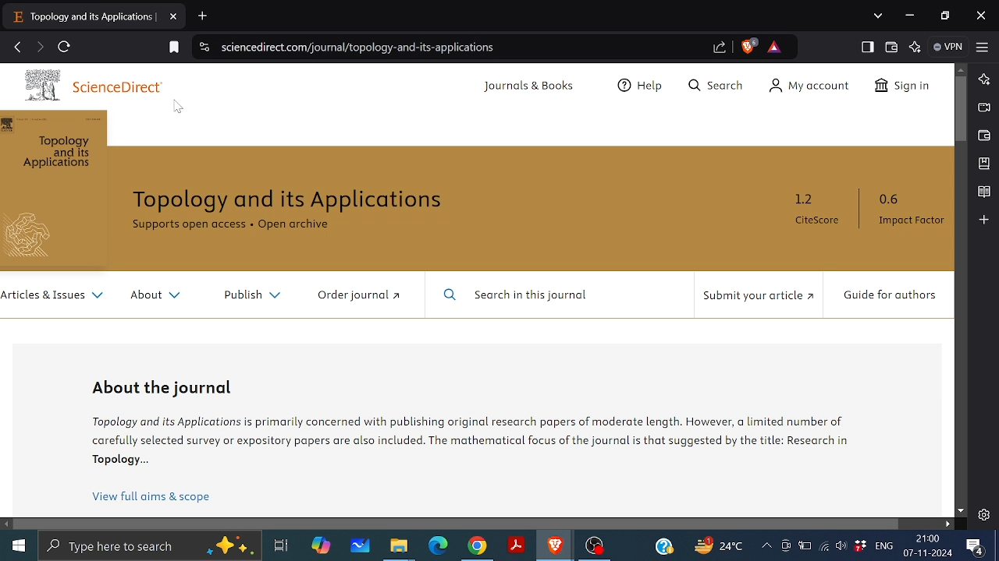 The image size is (999, 561). What do you see at coordinates (961, 510) in the screenshot?
I see `Move page downwards` at bounding box center [961, 510].